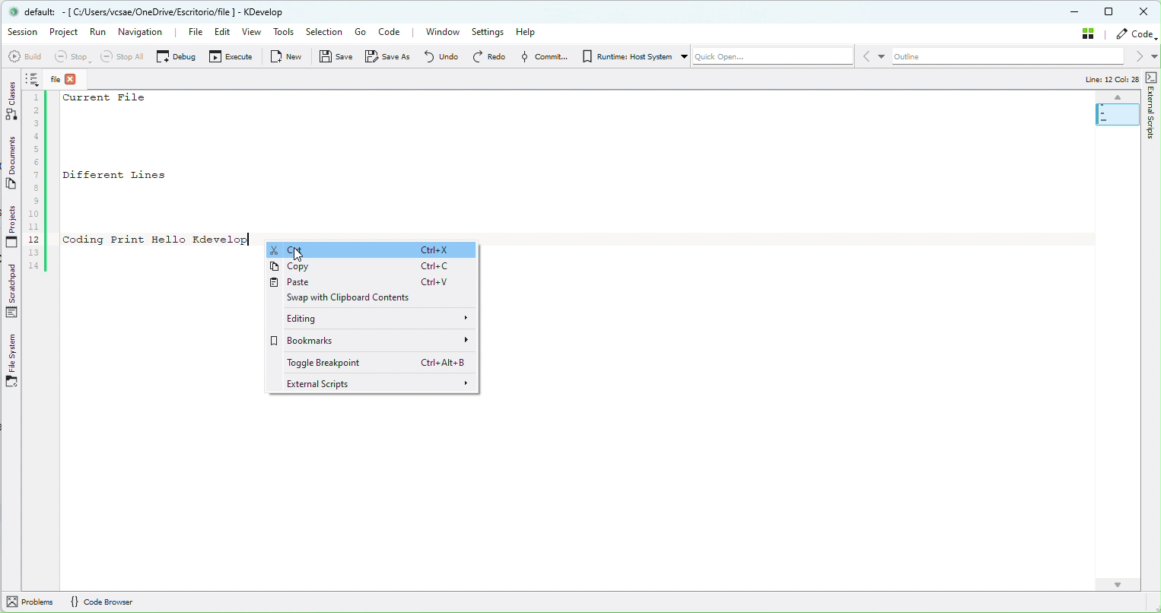  I want to click on Stop, so click(71, 56).